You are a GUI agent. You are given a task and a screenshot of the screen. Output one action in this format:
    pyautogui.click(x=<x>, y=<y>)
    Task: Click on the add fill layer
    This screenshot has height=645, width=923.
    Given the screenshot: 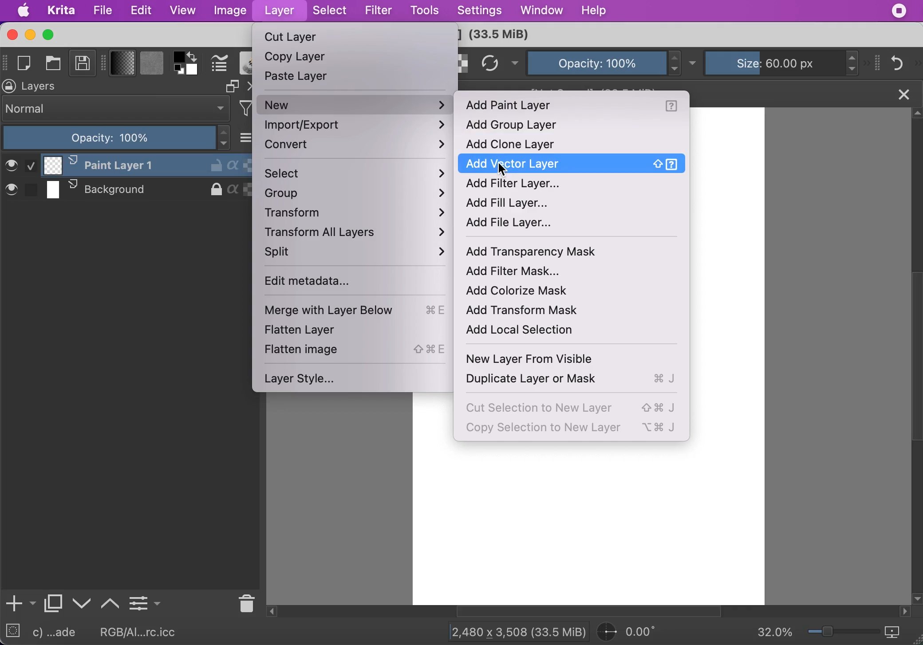 What is the action you would take?
    pyautogui.click(x=515, y=204)
    